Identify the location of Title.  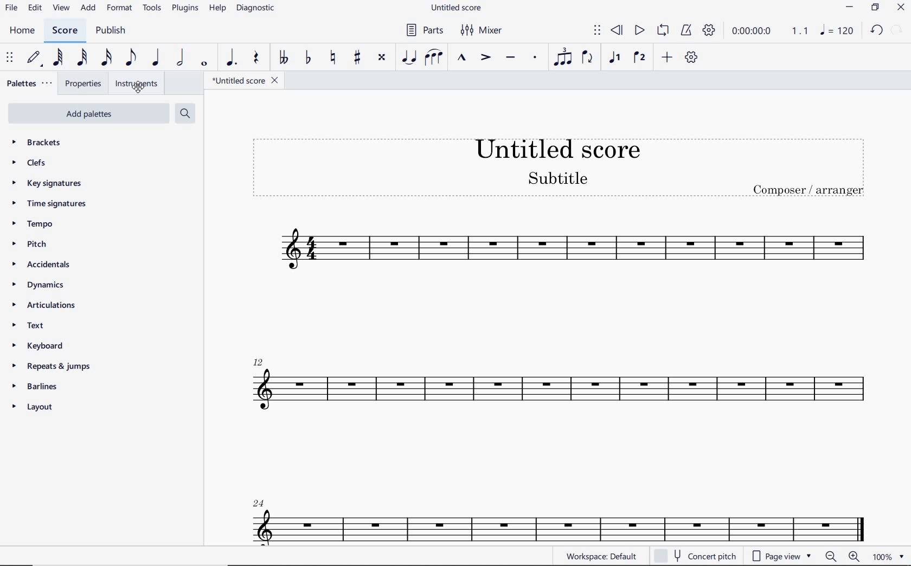
(560, 168).